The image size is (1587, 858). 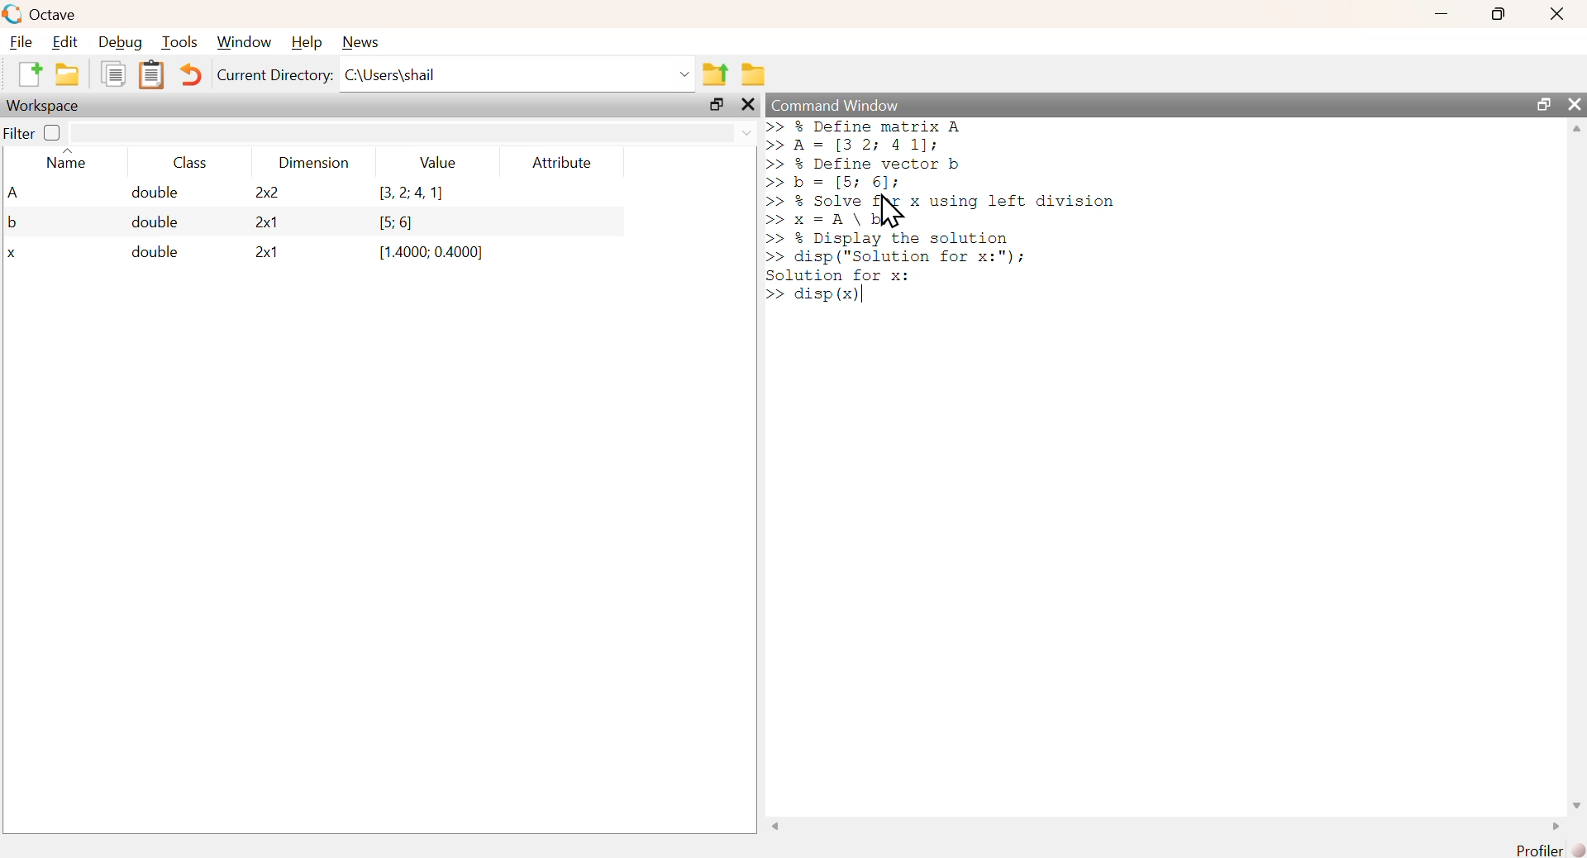 I want to click on copy, so click(x=112, y=77).